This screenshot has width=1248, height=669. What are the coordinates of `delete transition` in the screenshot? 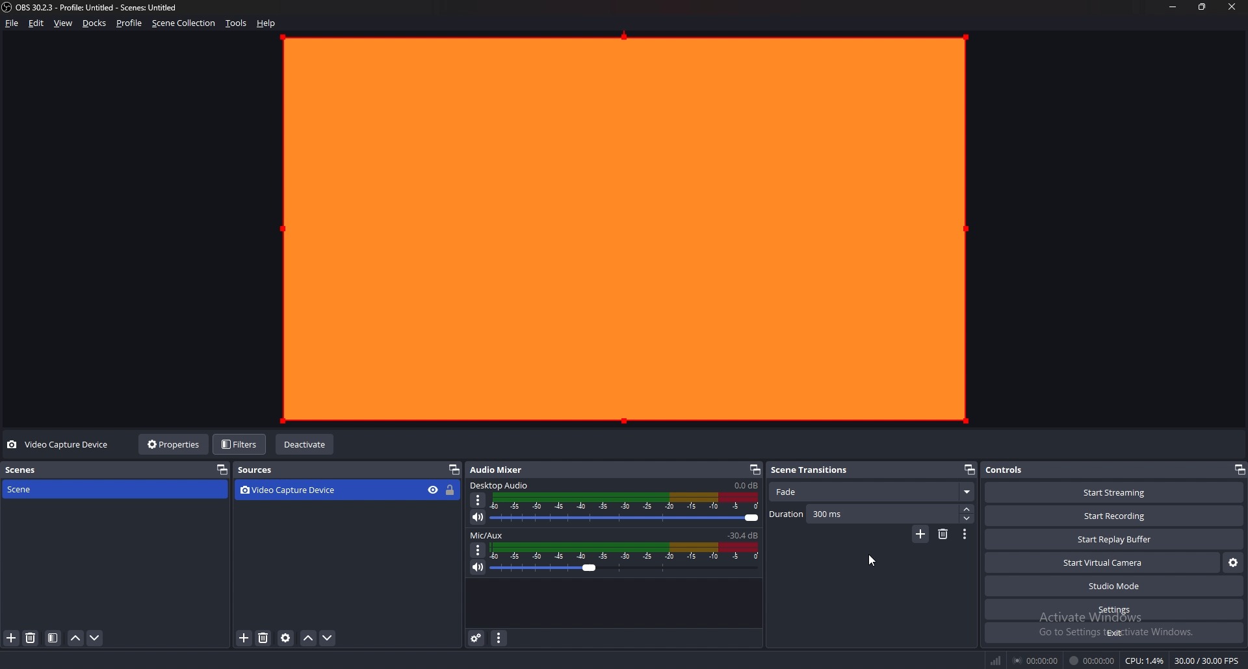 It's located at (943, 534).